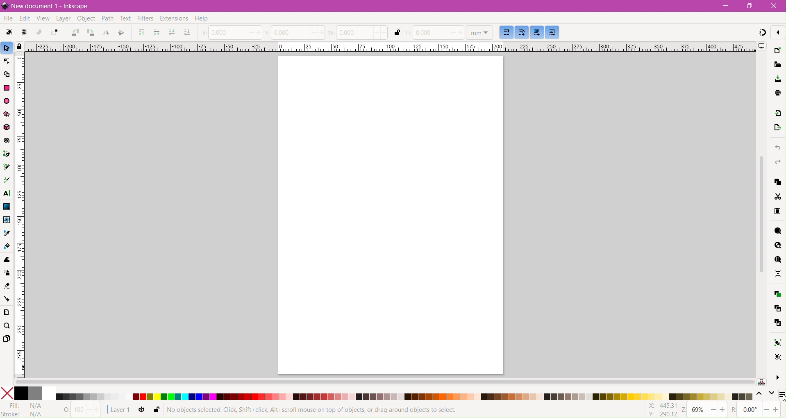 This screenshot has width=786, height=418. Describe the element at coordinates (777, 275) in the screenshot. I see `Zoom Center Page` at that location.